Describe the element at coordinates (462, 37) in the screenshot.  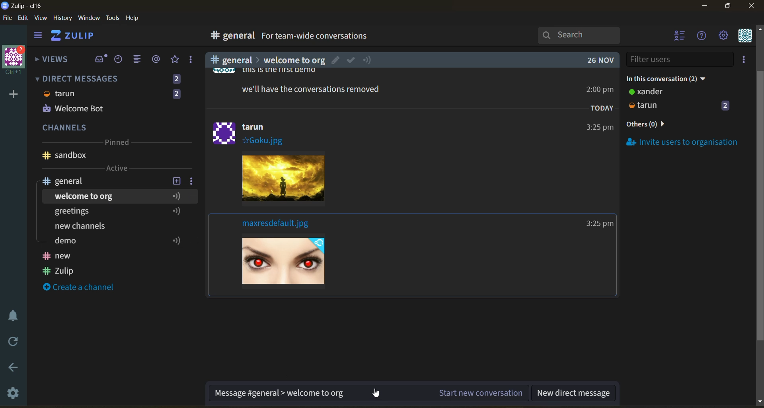
I see `help` at that location.